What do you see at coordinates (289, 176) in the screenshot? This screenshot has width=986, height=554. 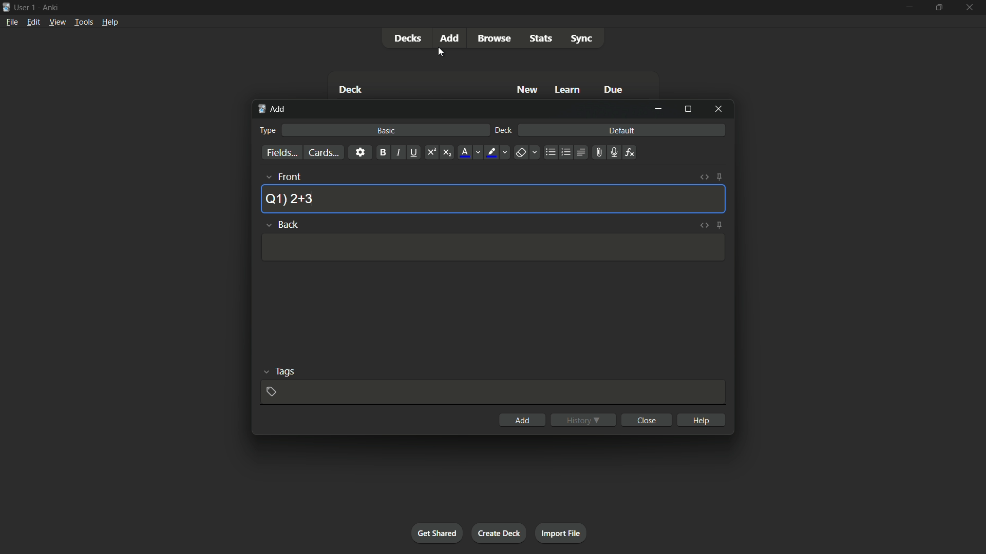 I see `front` at bounding box center [289, 176].